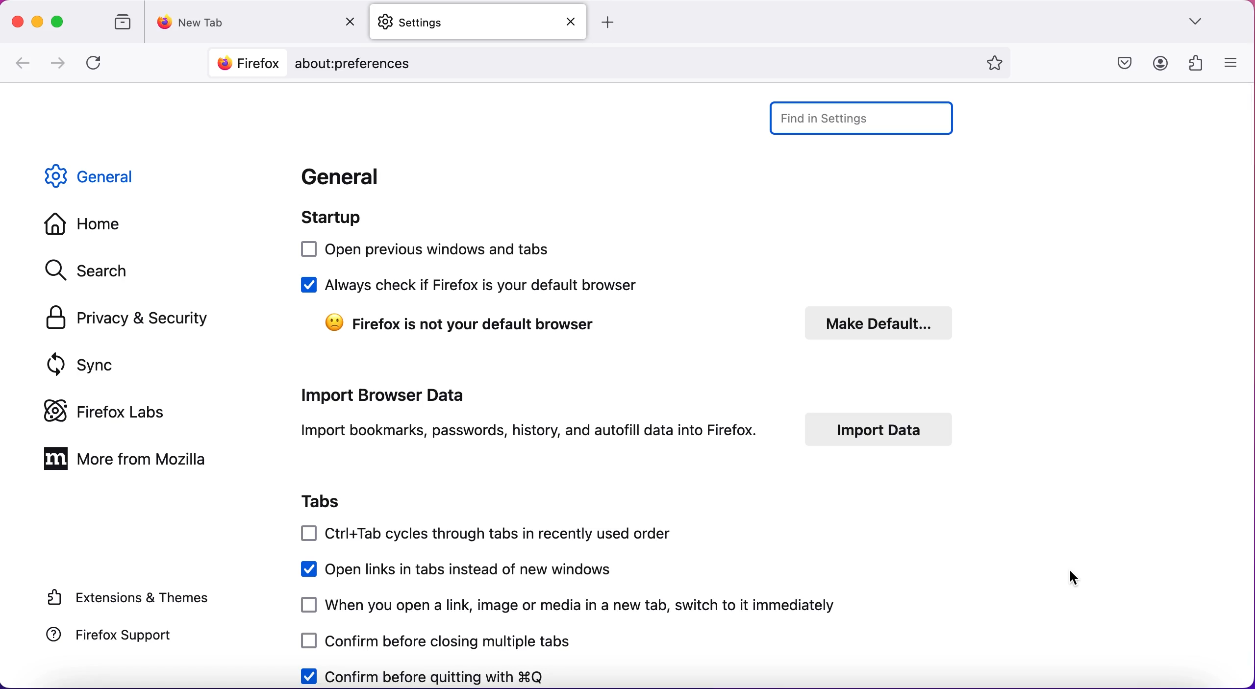 The image size is (1255, 689). I want to click on new tab, so click(241, 21).